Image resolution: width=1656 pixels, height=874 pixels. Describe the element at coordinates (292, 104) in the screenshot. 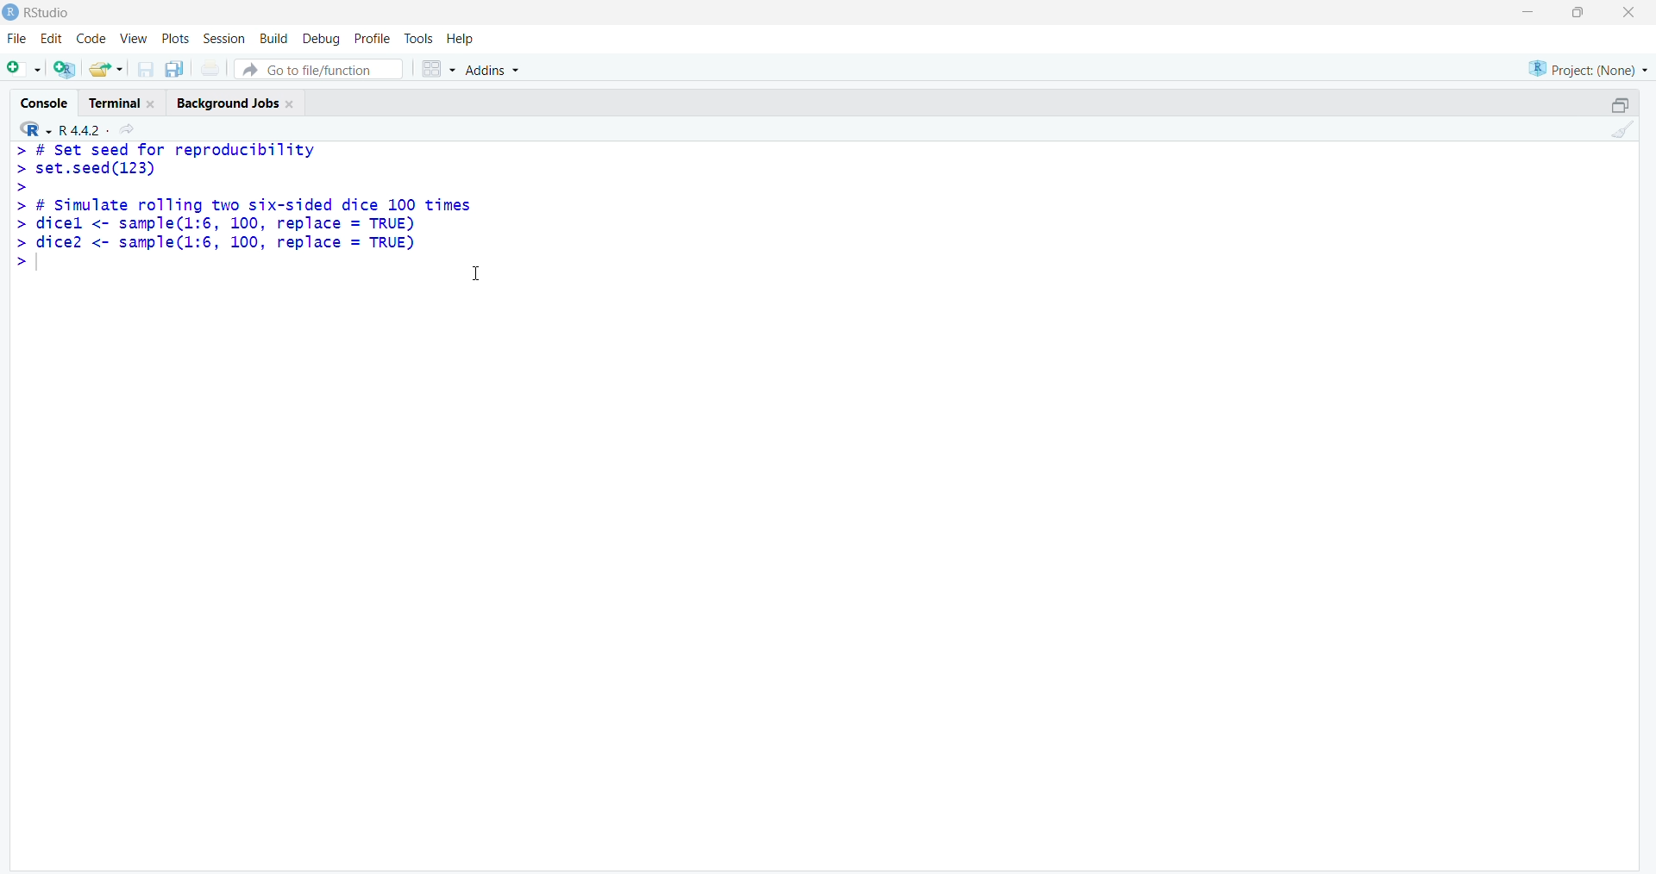

I see `close` at that location.